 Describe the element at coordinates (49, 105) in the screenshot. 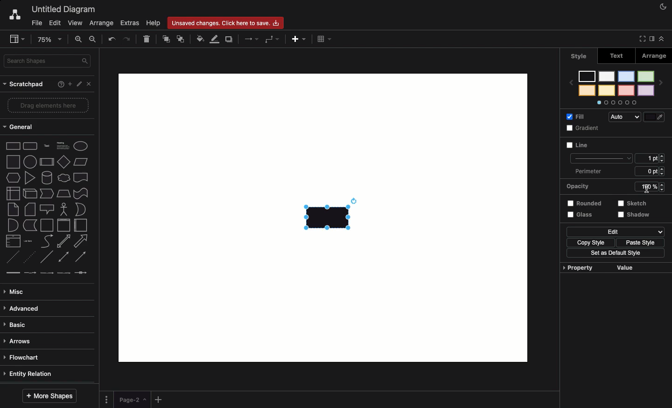

I see `Drag elements here` at that location.